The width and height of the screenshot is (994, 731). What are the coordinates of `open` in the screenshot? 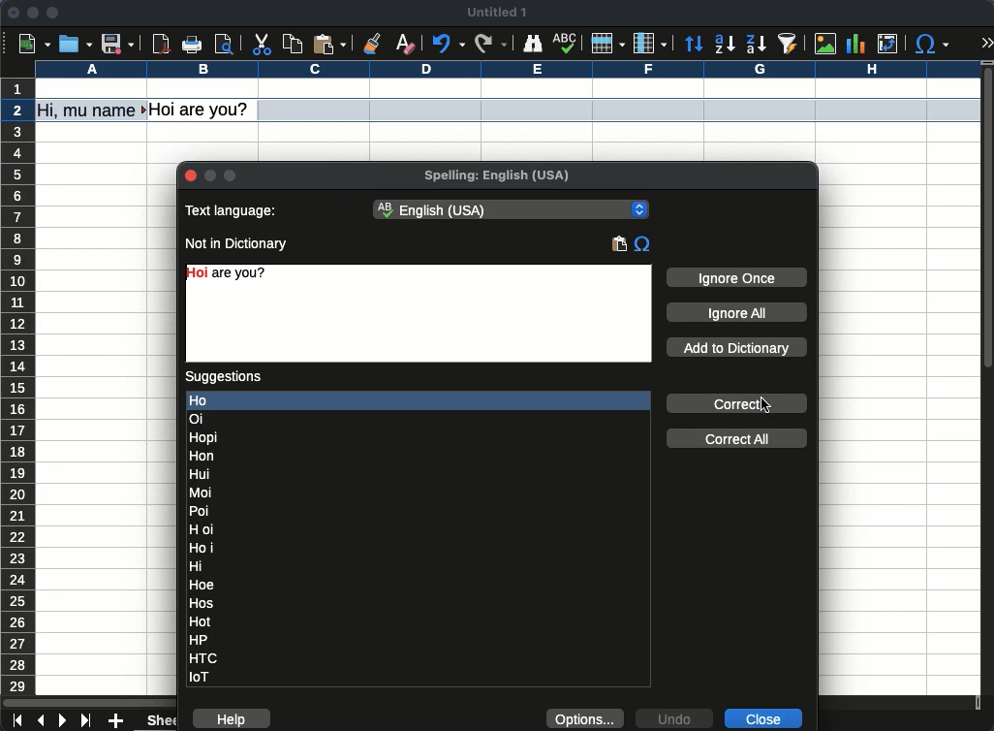 It's located at (74, 44).